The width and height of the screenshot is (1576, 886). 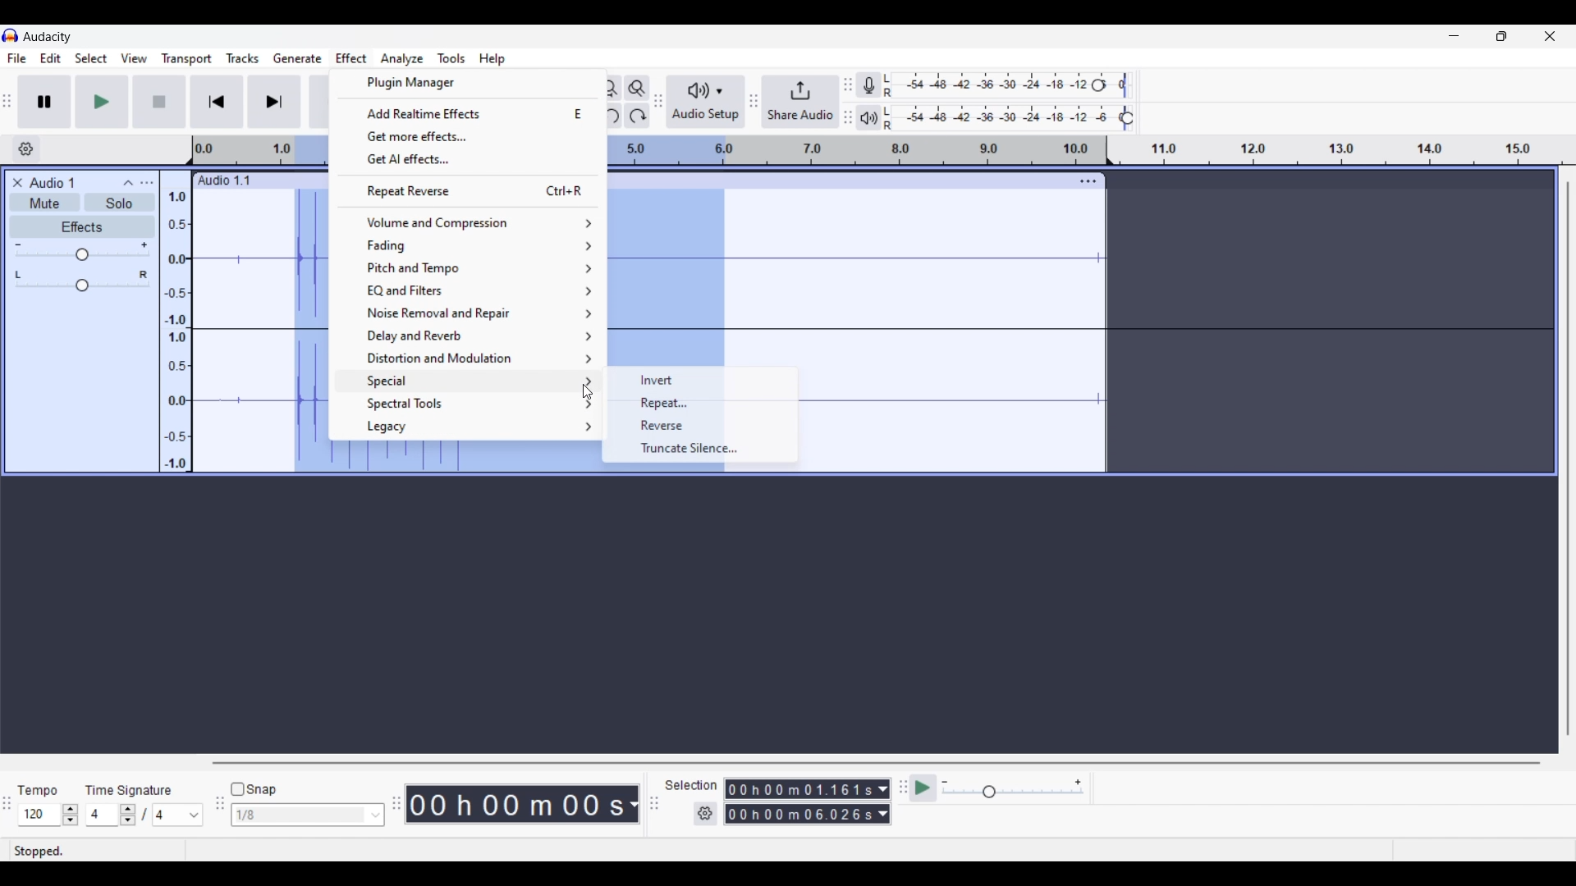 What do you see at coordinates (1349, 150) in the screenshot?
I see `Scale to measure duration of recording` at bounding box center [1349, 150].